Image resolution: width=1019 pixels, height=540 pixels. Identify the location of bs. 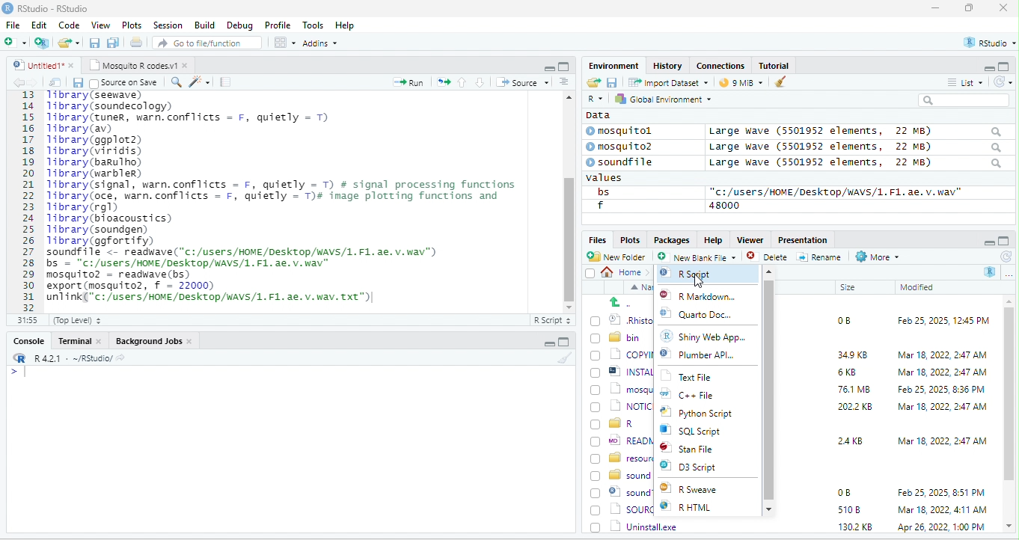
(601, 191).